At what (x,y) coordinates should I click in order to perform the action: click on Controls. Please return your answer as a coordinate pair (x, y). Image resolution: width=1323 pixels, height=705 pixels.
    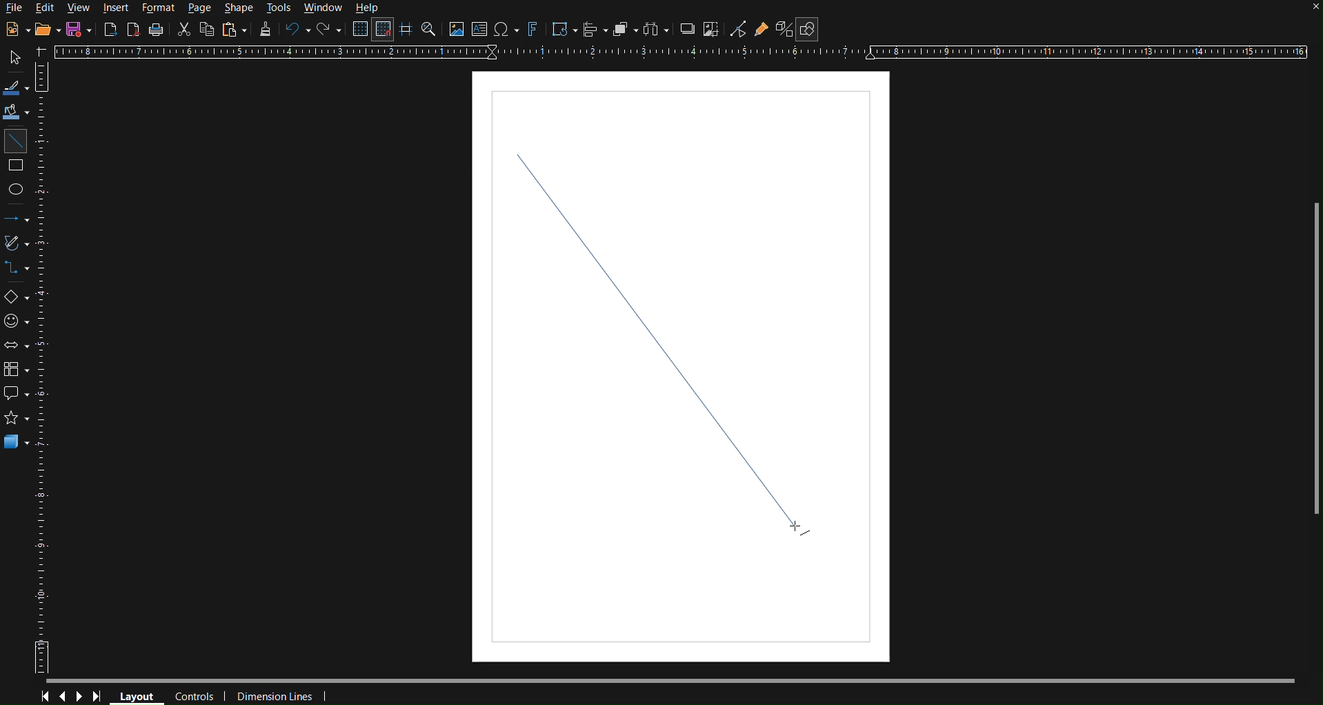
    Looking at the image, I should click on (193, 697).